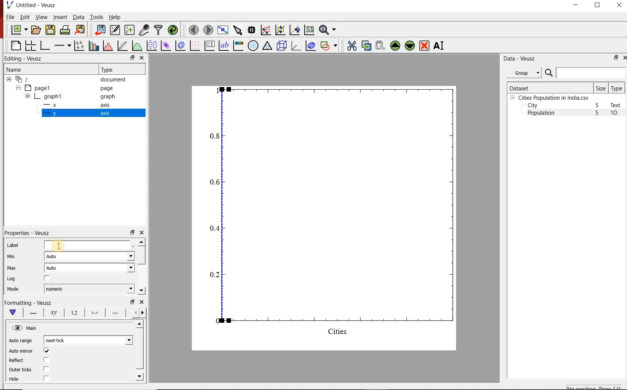  I want to click on import data into Veusz, so click(100, 30).